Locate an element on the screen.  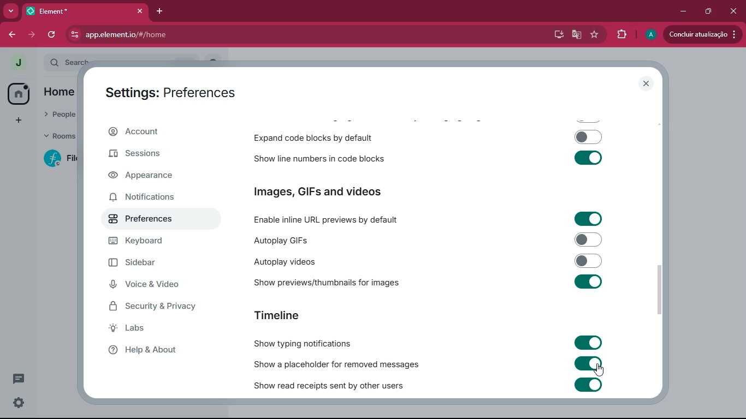
toggle on/off is located at coordinates (588, 281).